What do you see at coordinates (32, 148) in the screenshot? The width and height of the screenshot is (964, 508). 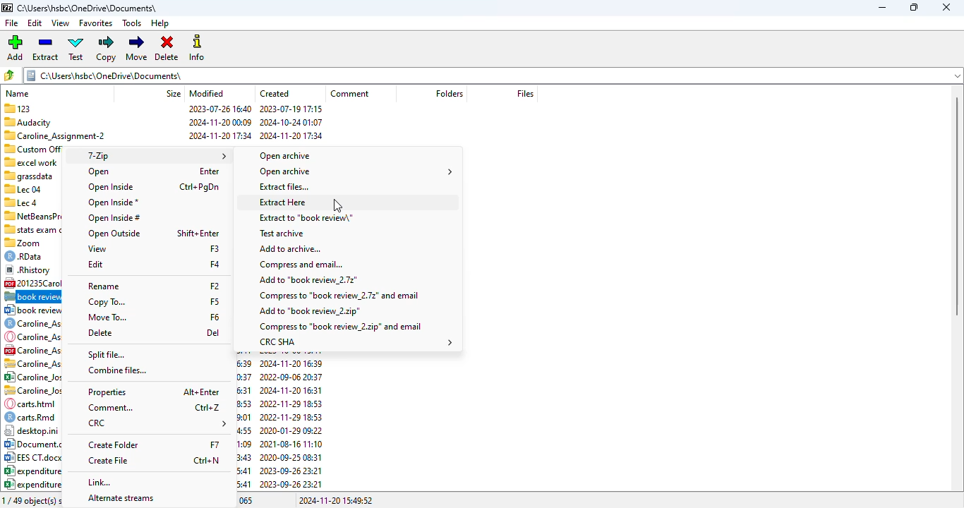 I see `Custom Office Templates` at bounding box center [32, 148].